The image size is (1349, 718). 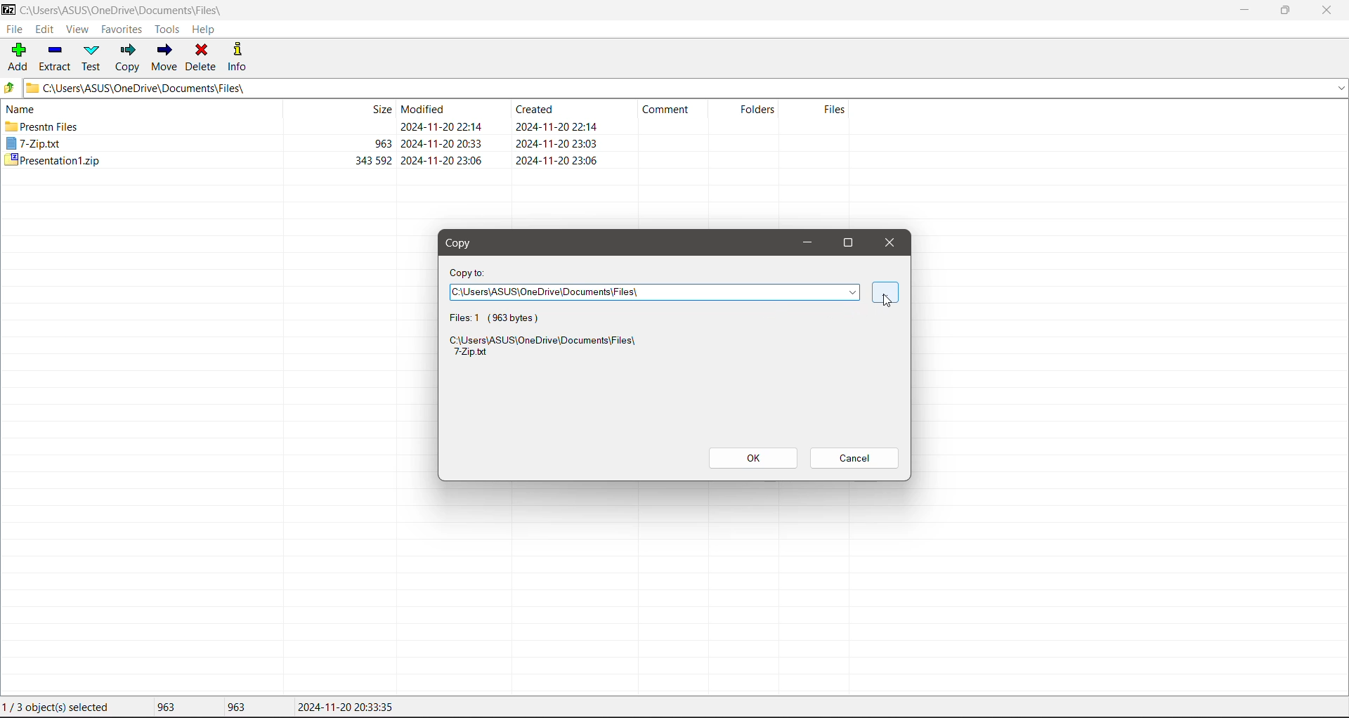 I want to click on Modified Date of the last file selected, so click(x=346, y=707).